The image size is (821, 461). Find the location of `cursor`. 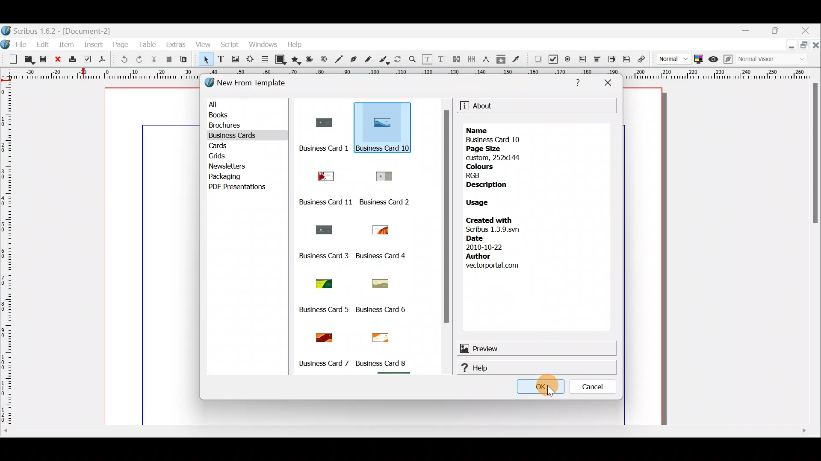

cursor is located at coordinates (540, 387).